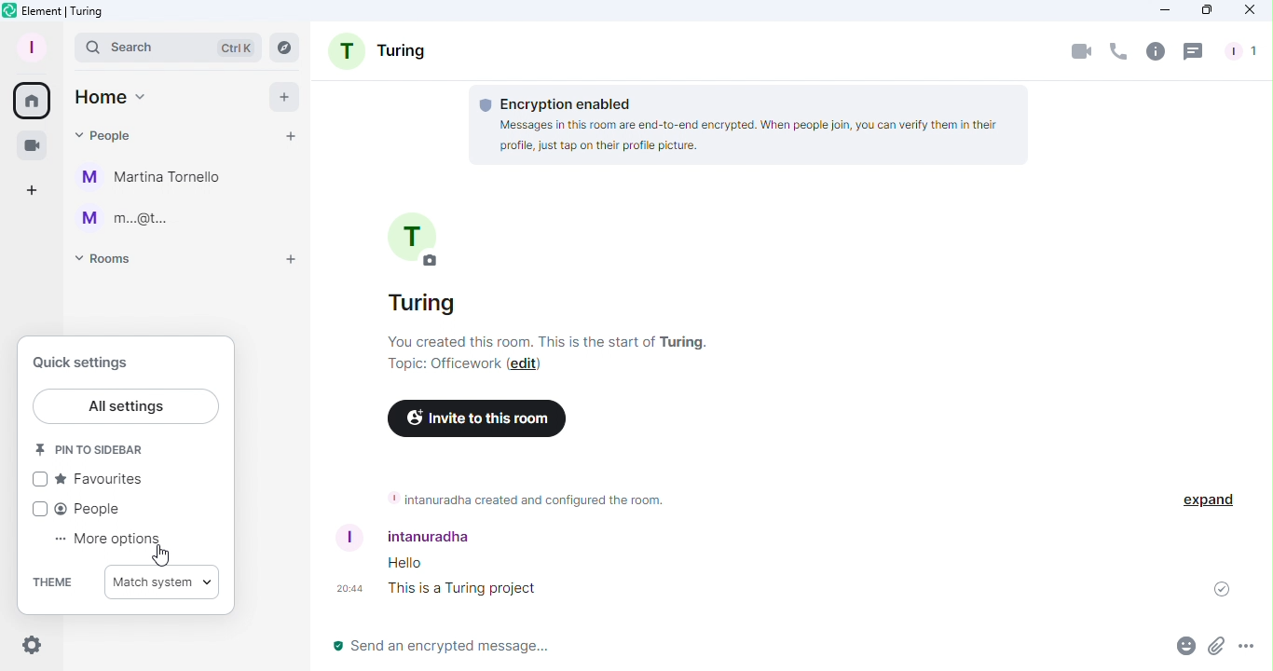  Describe the element at coordinates (1206, 500) in the screenshot. I see `Expand` at that location.